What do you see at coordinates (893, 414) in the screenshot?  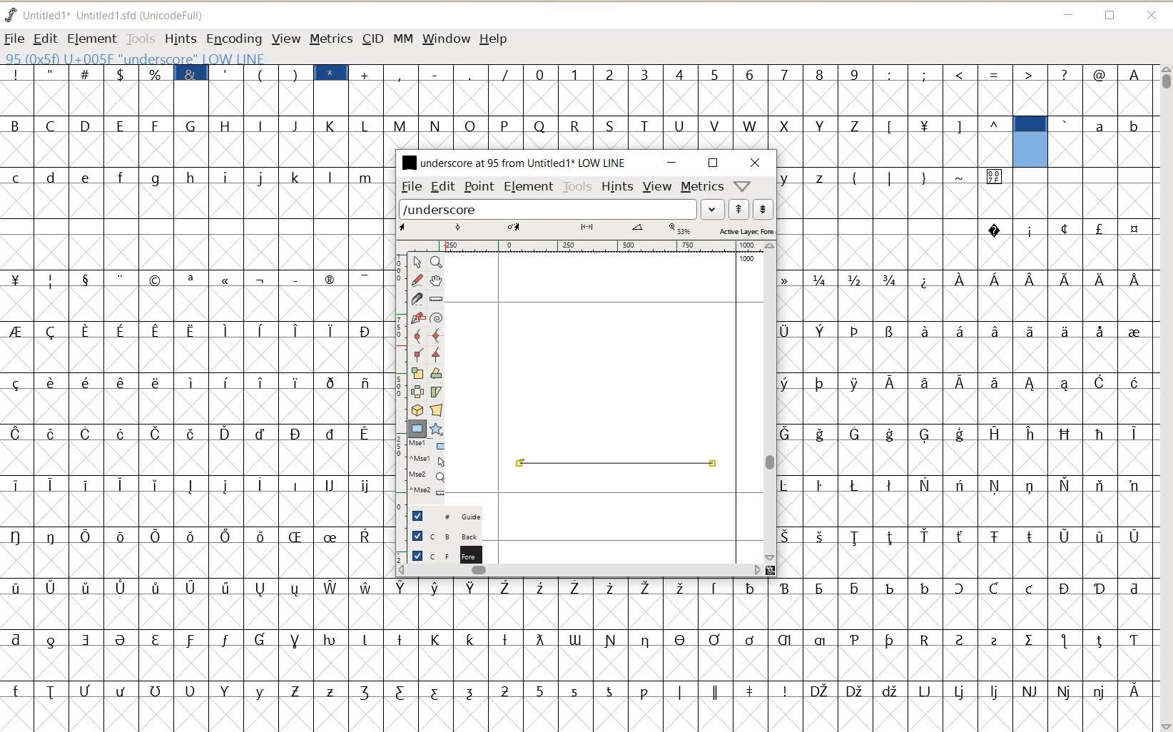 I see `GLYPHY CHARACTERS` at bounding box center [893, 414].